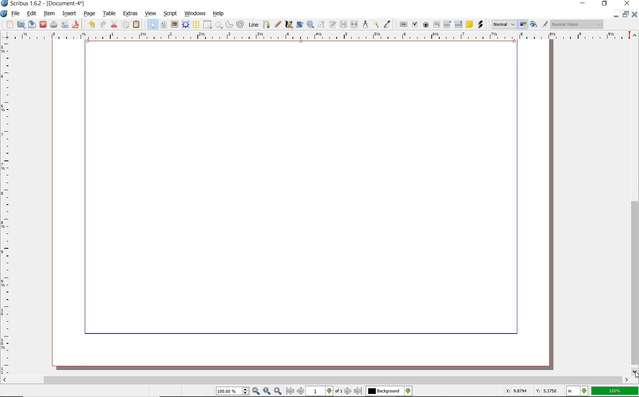 The height and width of the screenshot is (397, 639). Describe the element at coordinates (320, 391) in the screenshot. I see `1` at that location.